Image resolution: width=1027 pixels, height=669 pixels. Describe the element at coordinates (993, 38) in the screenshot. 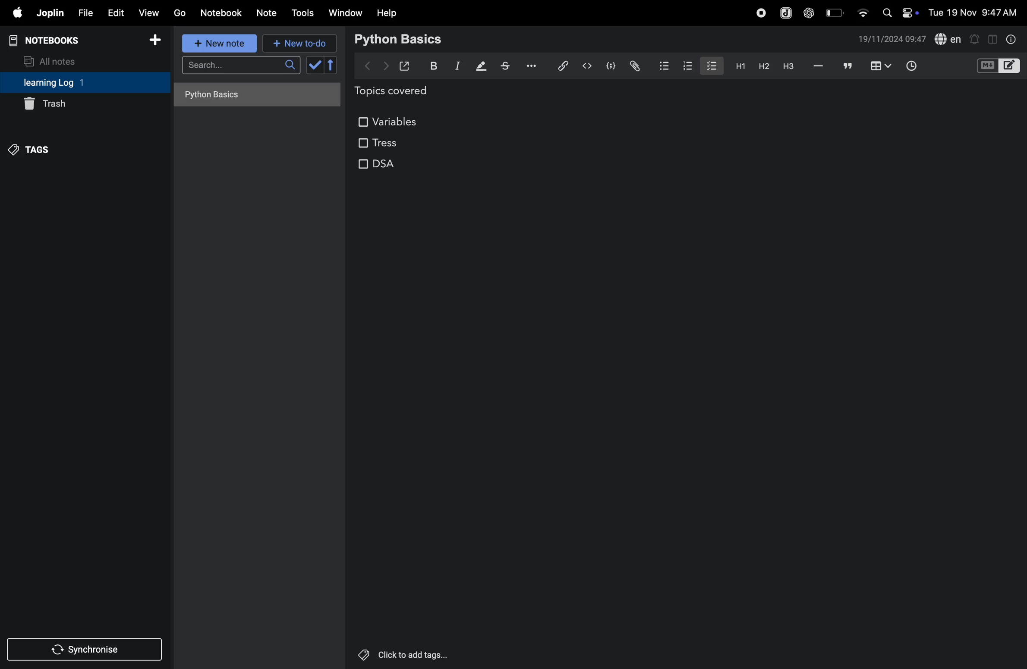

I see `toggle editor layout` at that location.